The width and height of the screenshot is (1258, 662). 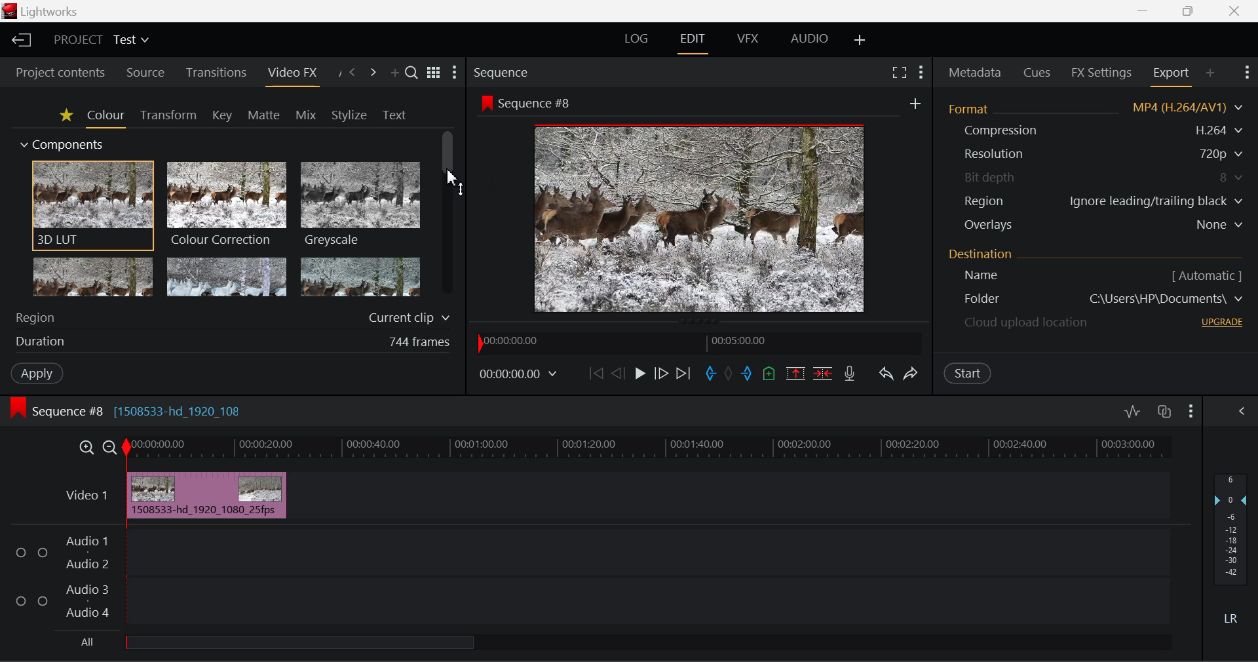 What do you see at coordinates (974, 72) in the screenshot?
I see `Metadata` at bounding box center [974, 72].